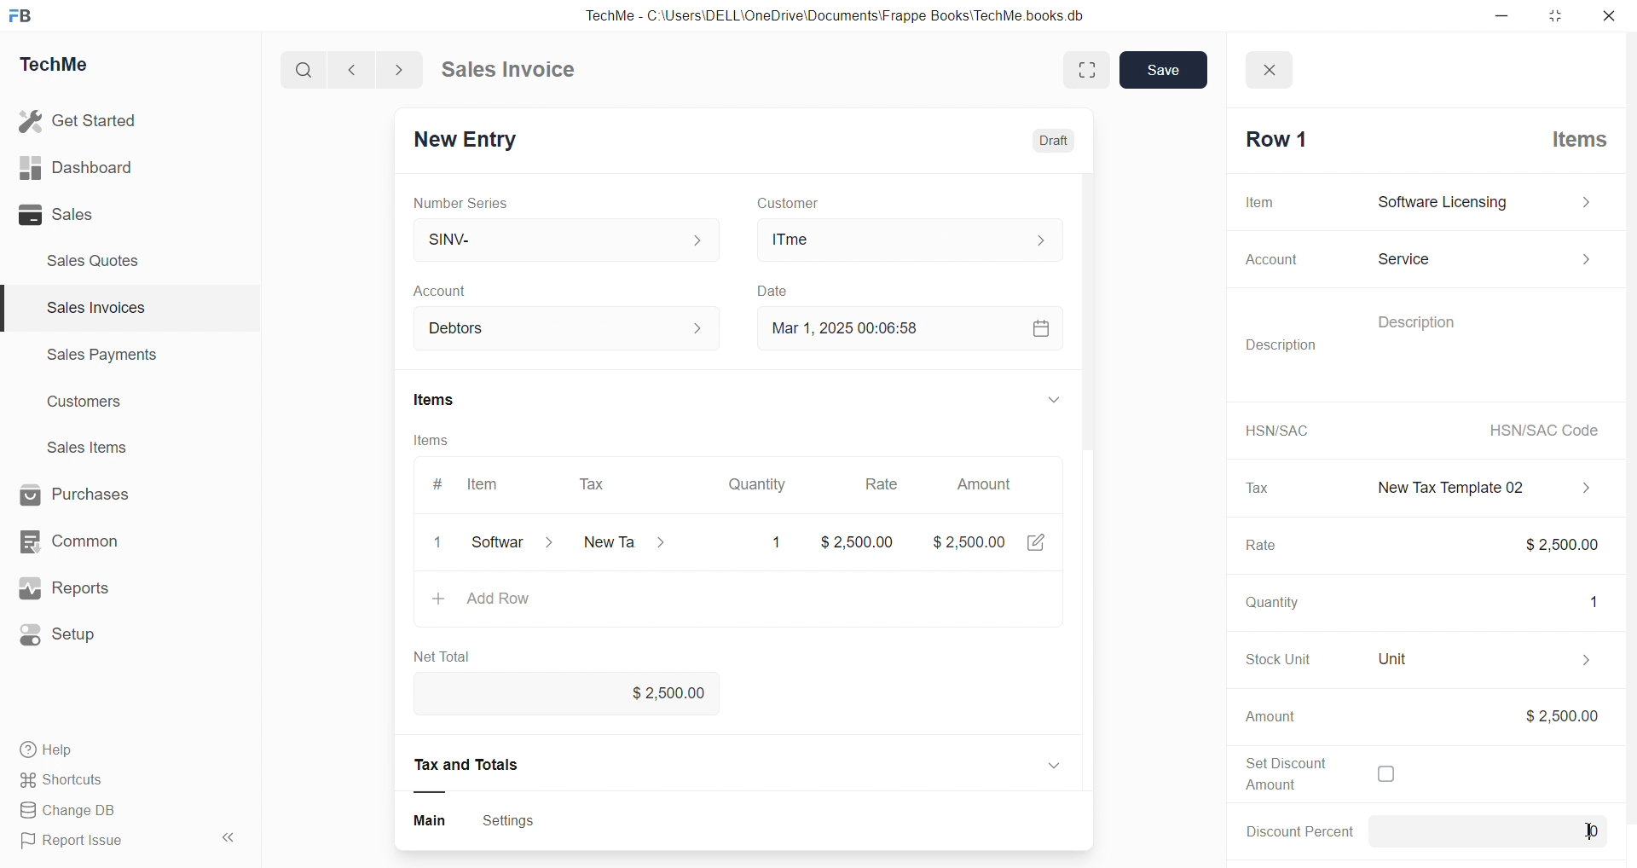 Image resolution: width=1637 pixels, height=868 pixels. What do you see at coordinates (1548, 543) in the screenshot?
I see `$2,500.00` at bounding box center [1548, 543].